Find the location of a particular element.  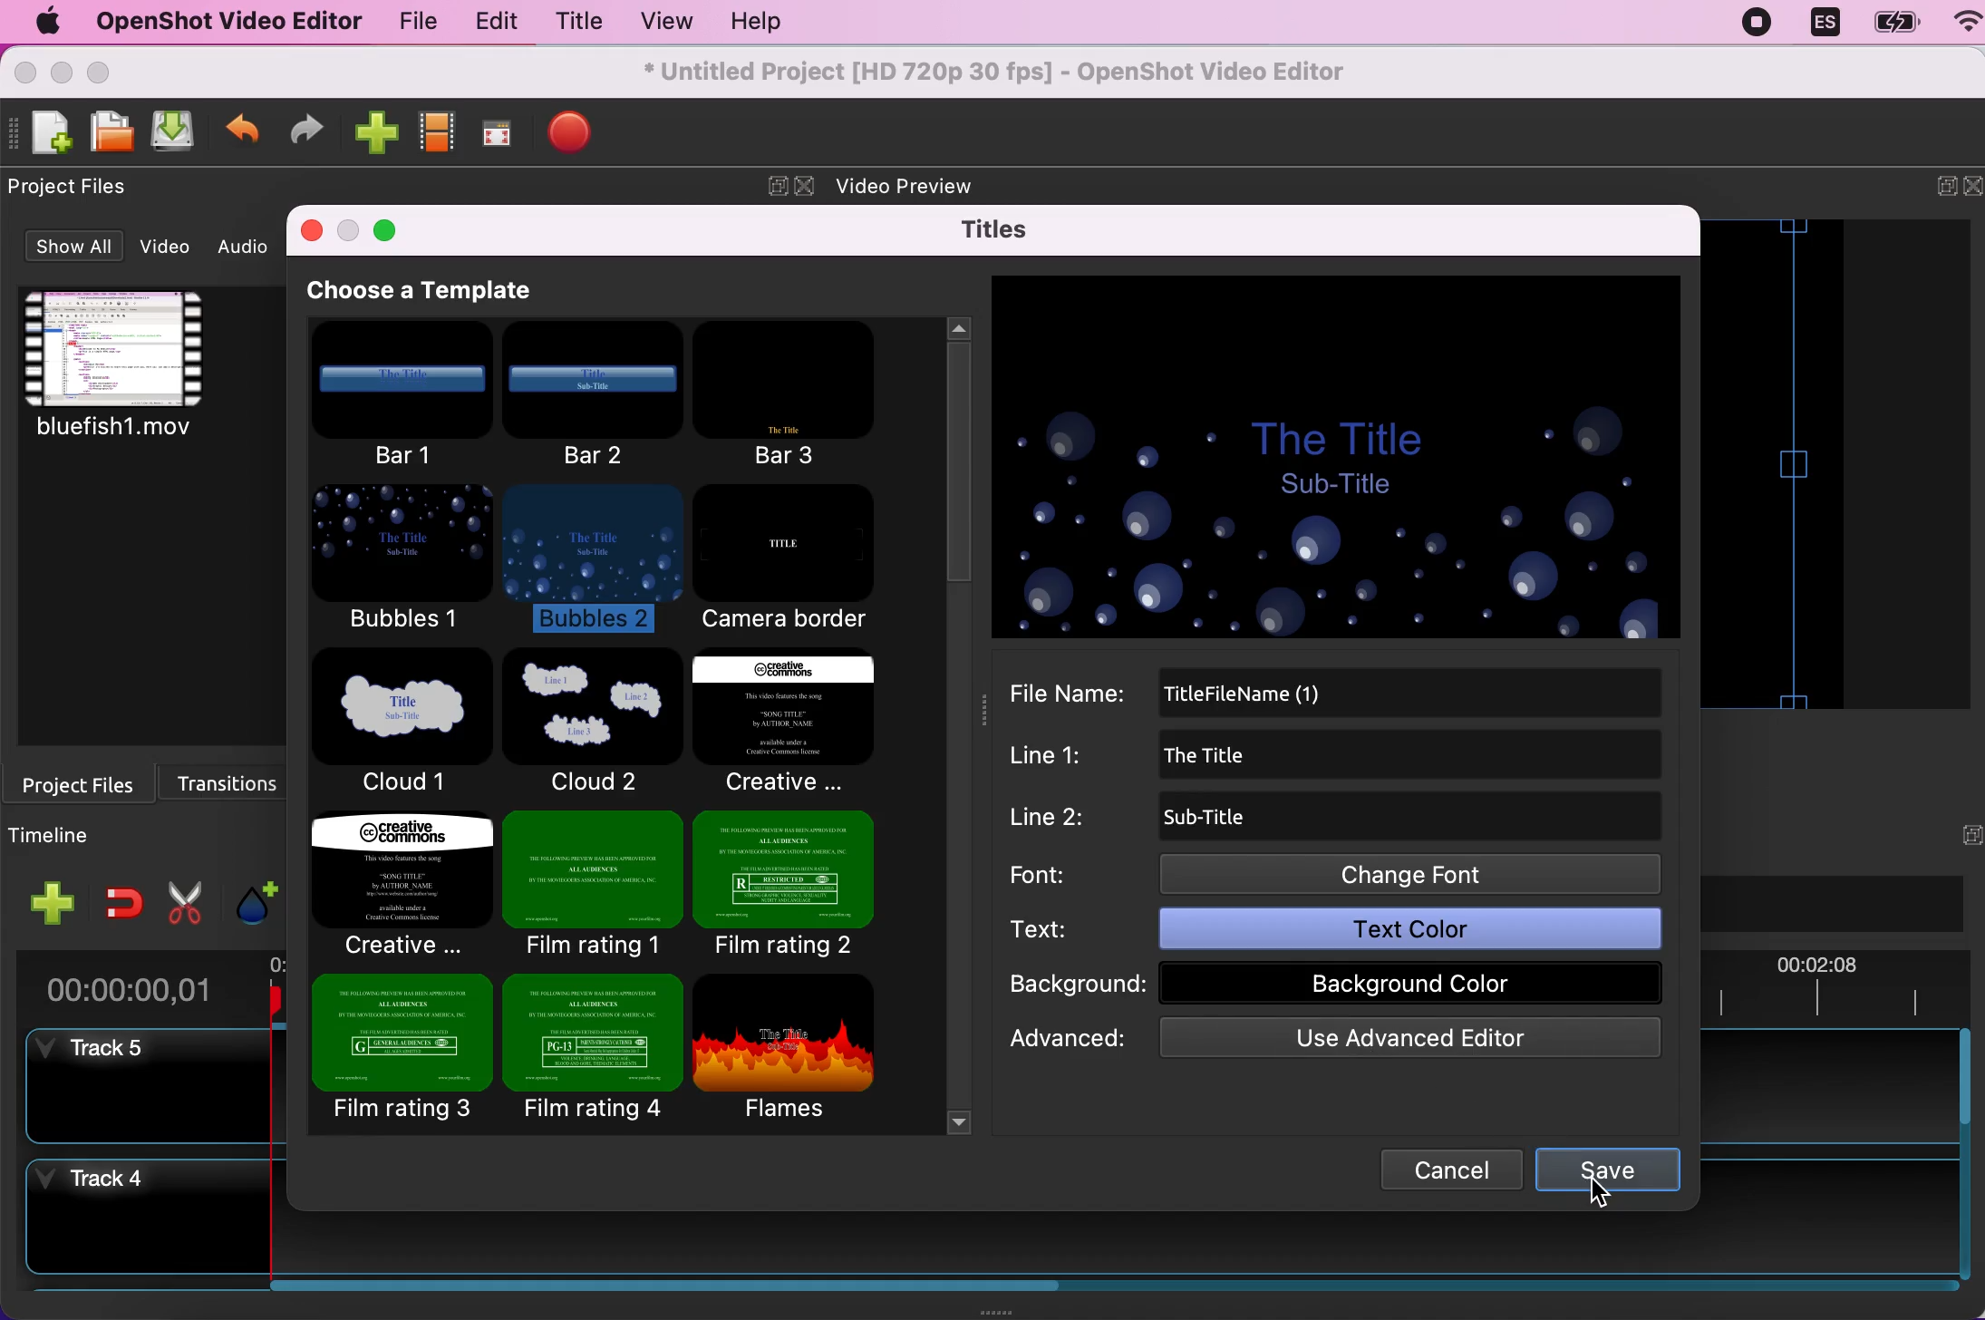

film rating 3 is located at coordinates (402, 1053).